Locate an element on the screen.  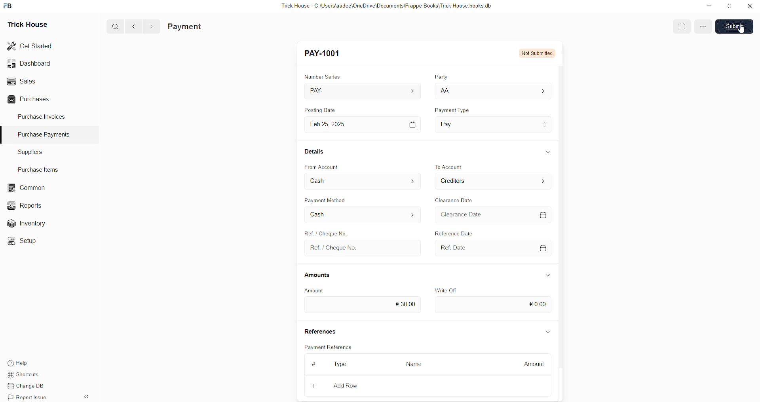
EXPAND is located at coordinates (681, 26).